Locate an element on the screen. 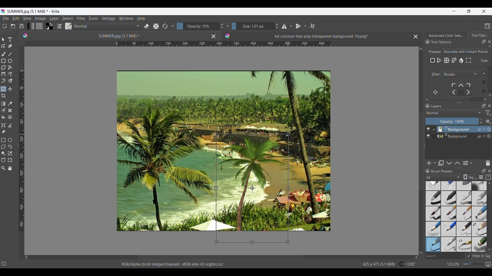  Gradient tool is located at coordinates (3, 104).